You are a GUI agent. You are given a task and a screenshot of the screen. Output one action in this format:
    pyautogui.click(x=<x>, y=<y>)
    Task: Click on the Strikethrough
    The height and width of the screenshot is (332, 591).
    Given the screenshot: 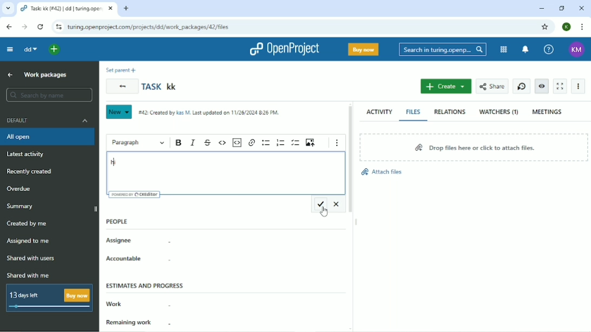 What is the action you would take?
    pyautogui.click(x=208, y=143)
    